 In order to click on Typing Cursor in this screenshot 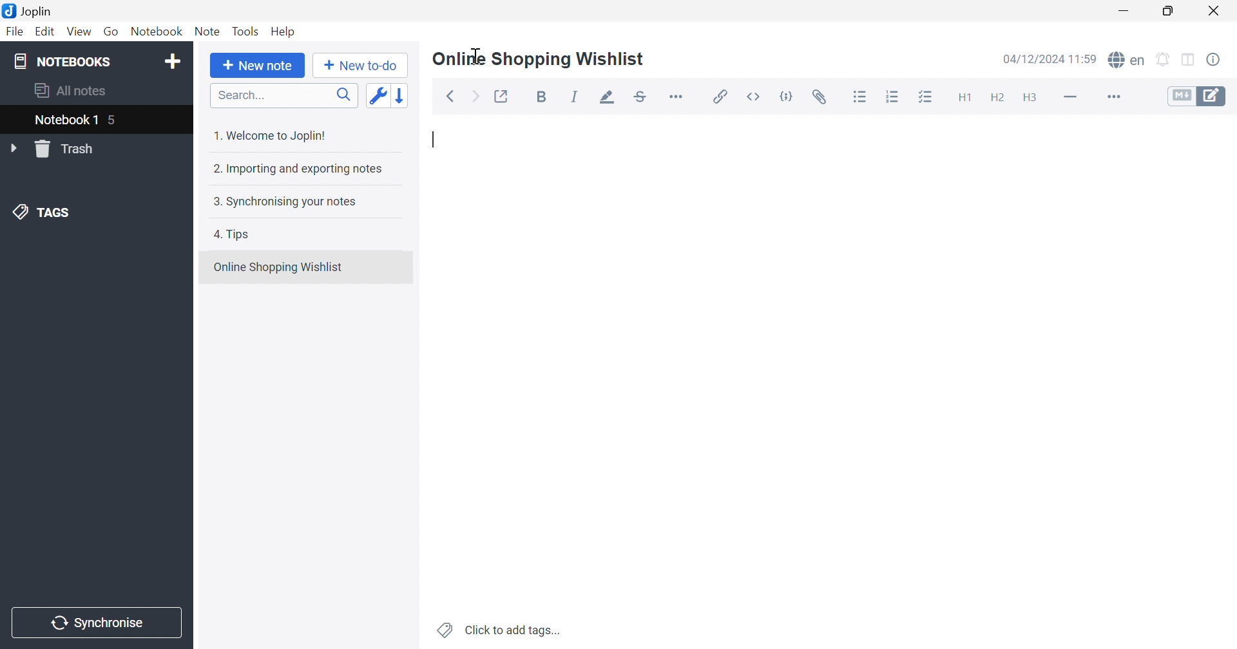, I will do `click(434, 140)`.